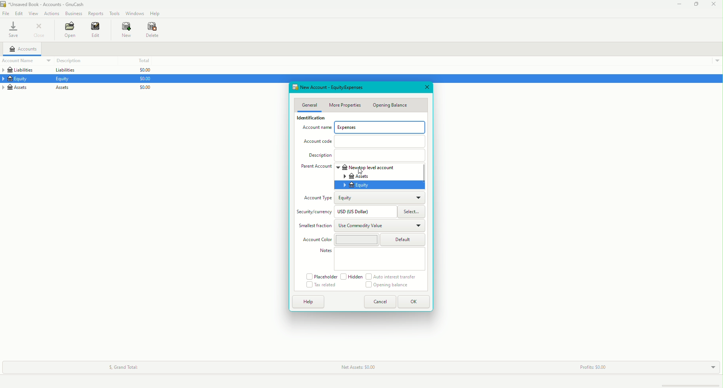 This screenshot has width=723, height=388. What do you see at coordinates (390, 286) in the screenshot?
I see `Opening Balance` at bounding box center [390, 286].